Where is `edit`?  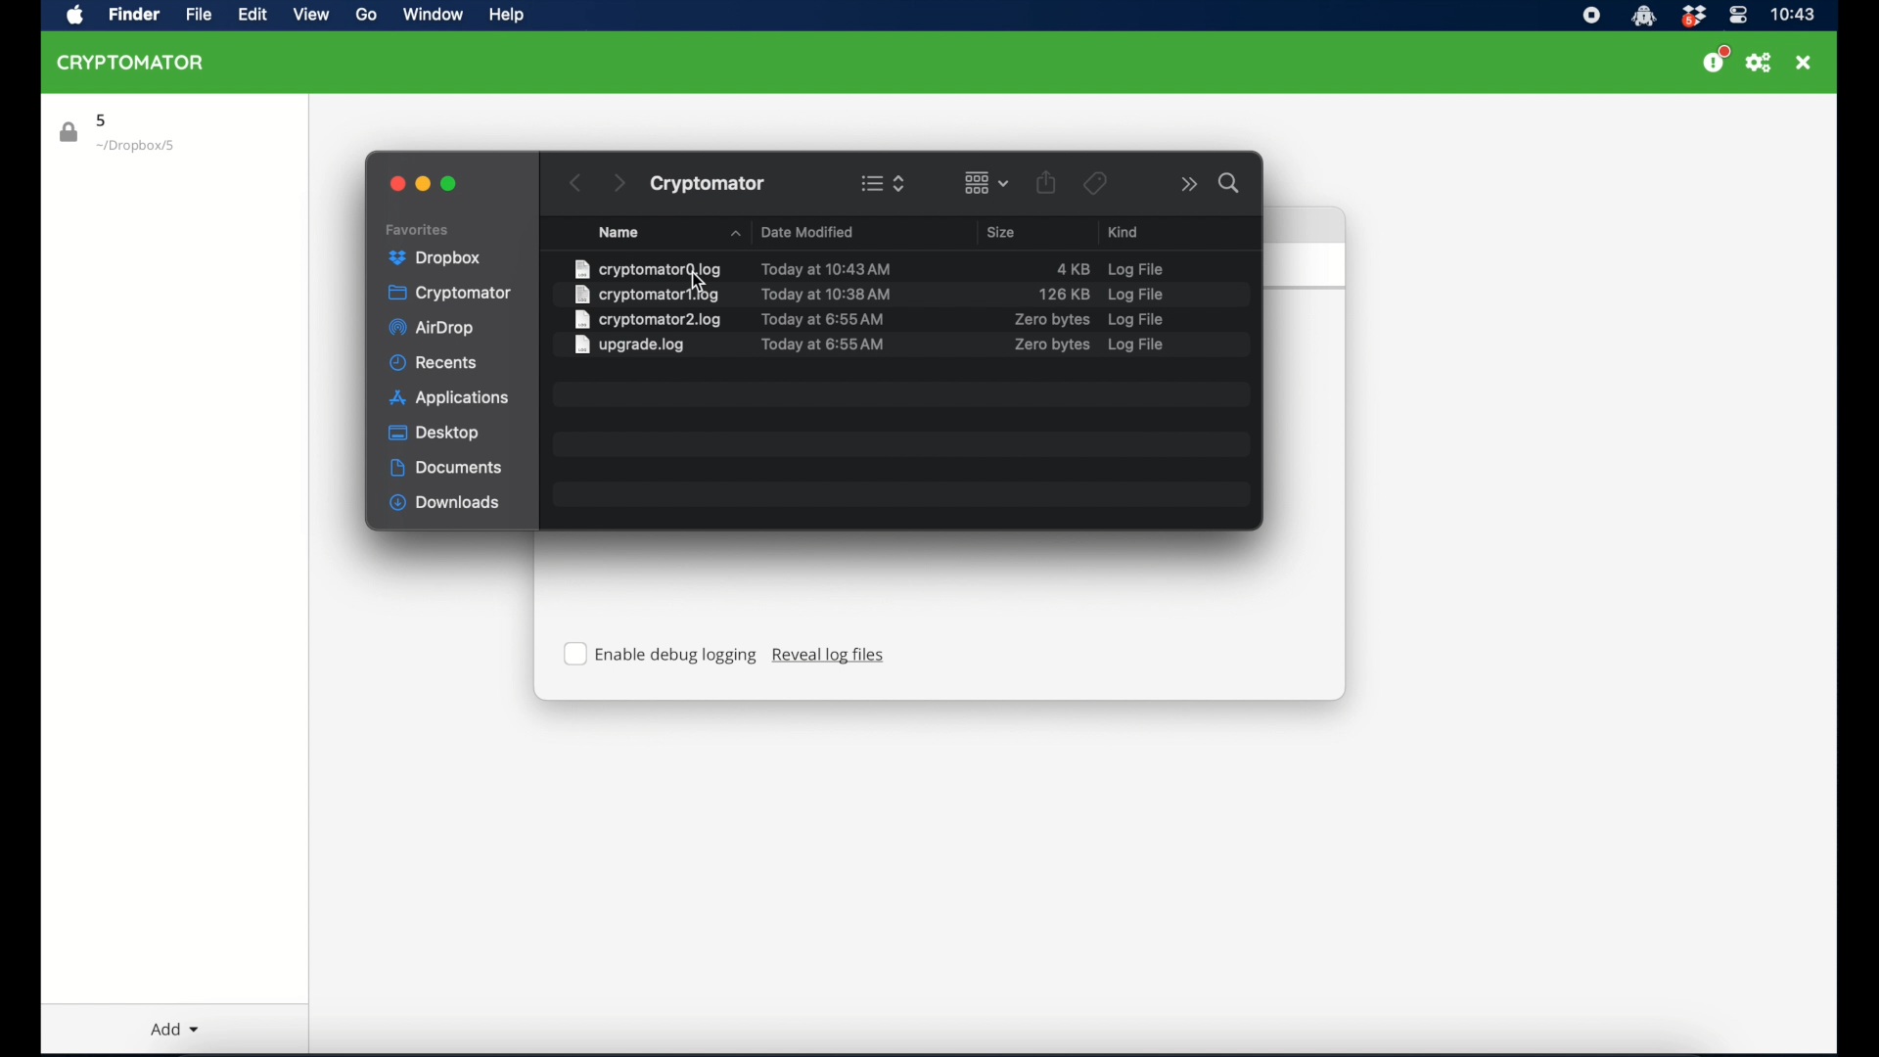 edit is located at coordinates (252, 17).